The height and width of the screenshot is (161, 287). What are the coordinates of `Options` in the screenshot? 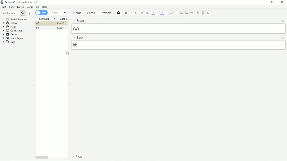 It's located at (119, 13).